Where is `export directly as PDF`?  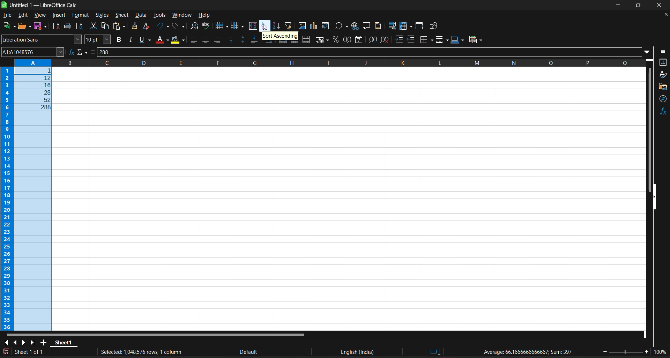 export directly as PDF is located at coordinates (55, 27).